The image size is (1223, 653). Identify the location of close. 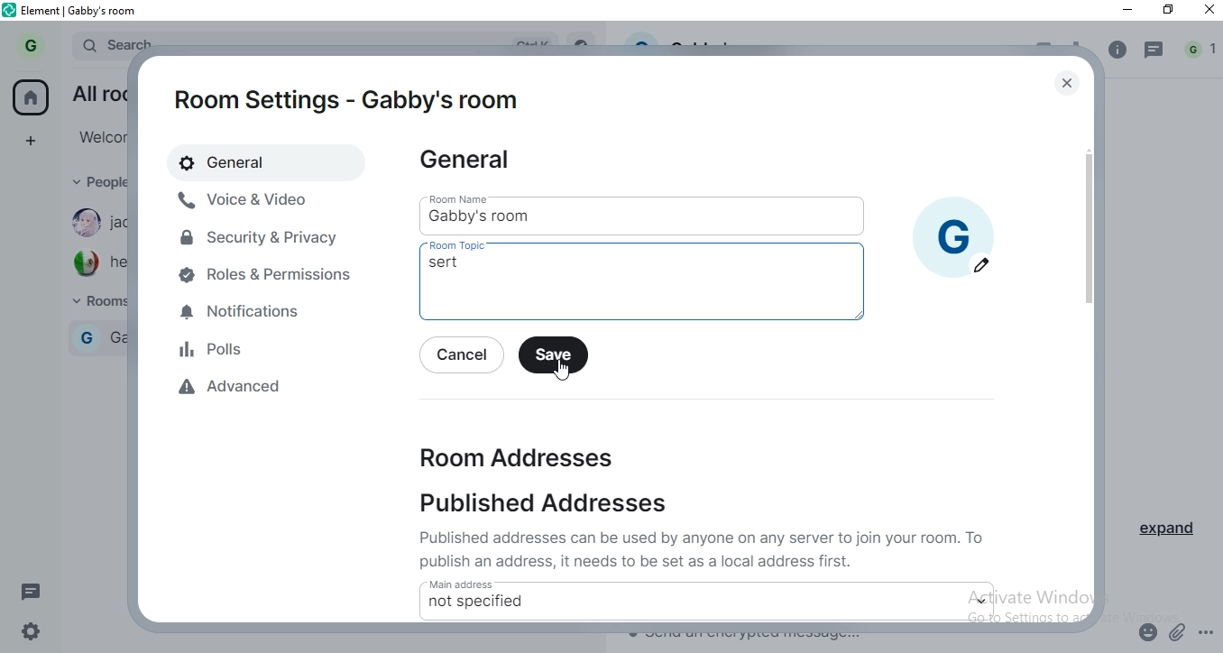
(1070, 83).